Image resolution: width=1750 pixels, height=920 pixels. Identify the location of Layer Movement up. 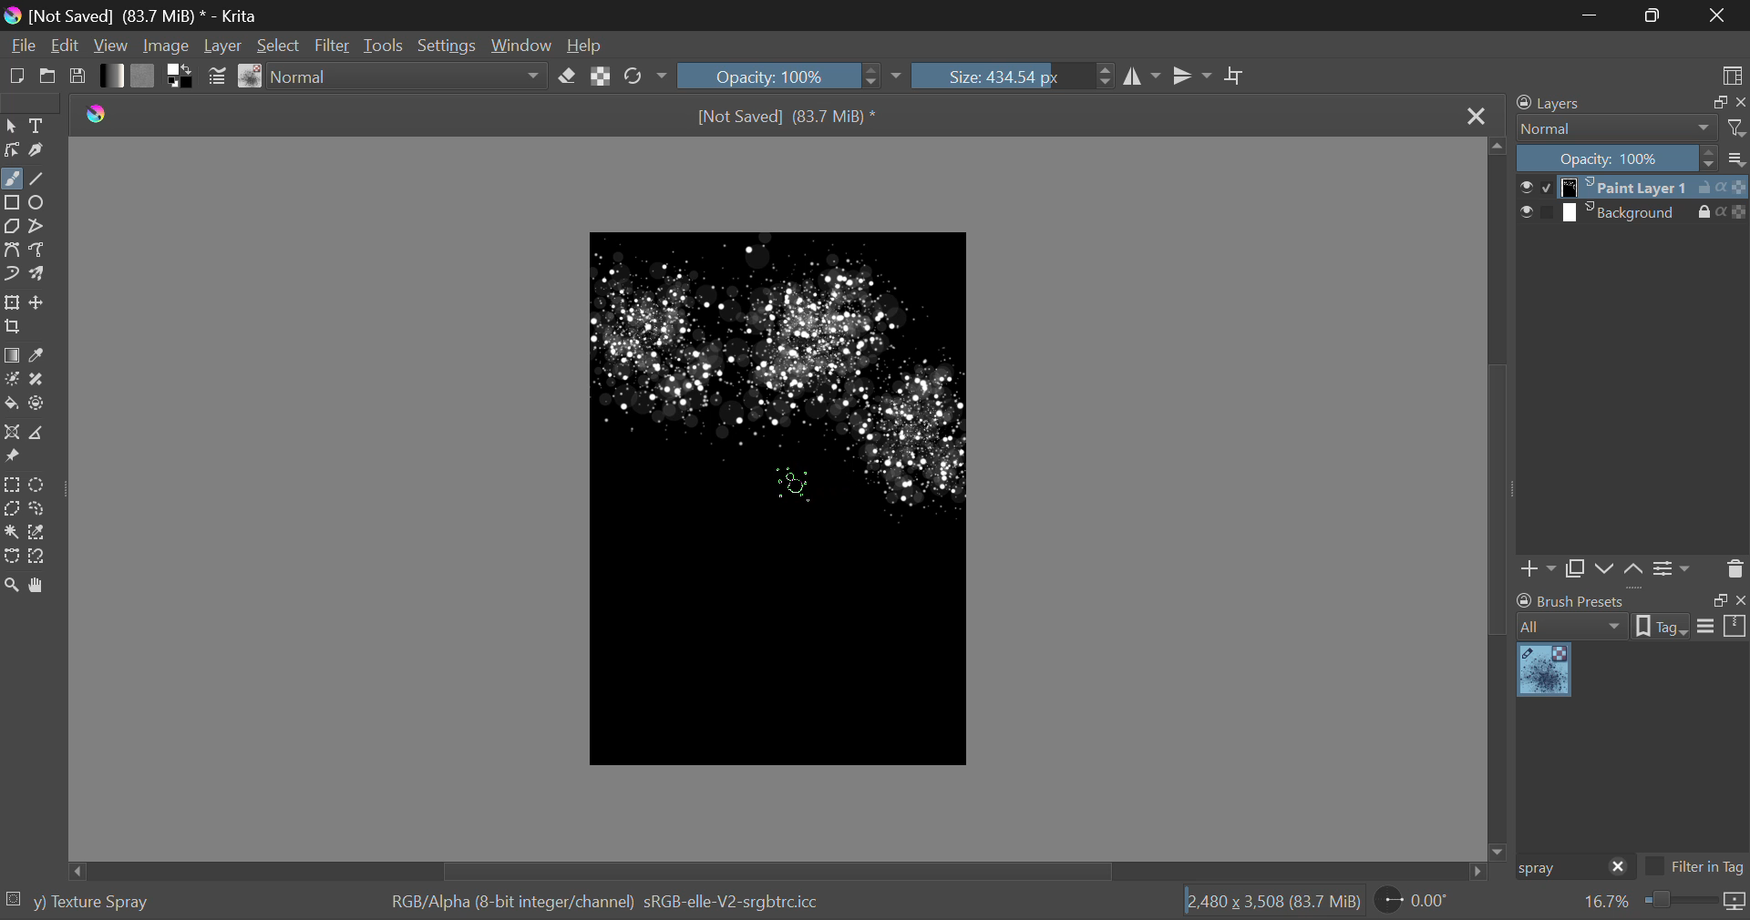
(1634, 571).